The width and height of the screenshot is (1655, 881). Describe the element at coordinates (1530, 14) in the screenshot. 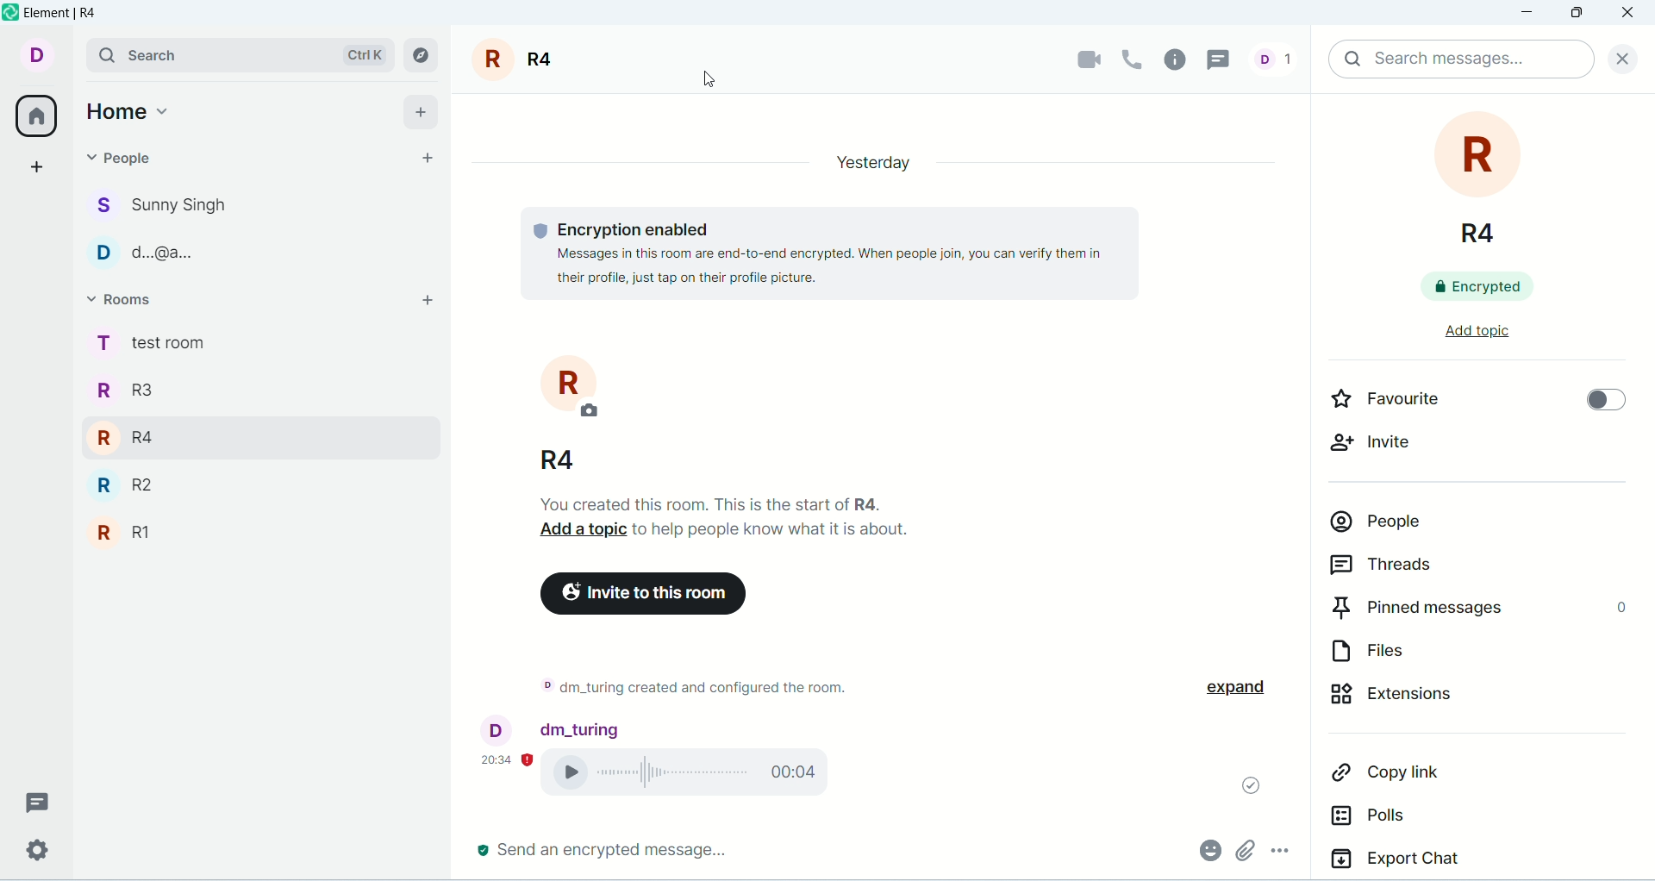

I see `minimize` at that location.